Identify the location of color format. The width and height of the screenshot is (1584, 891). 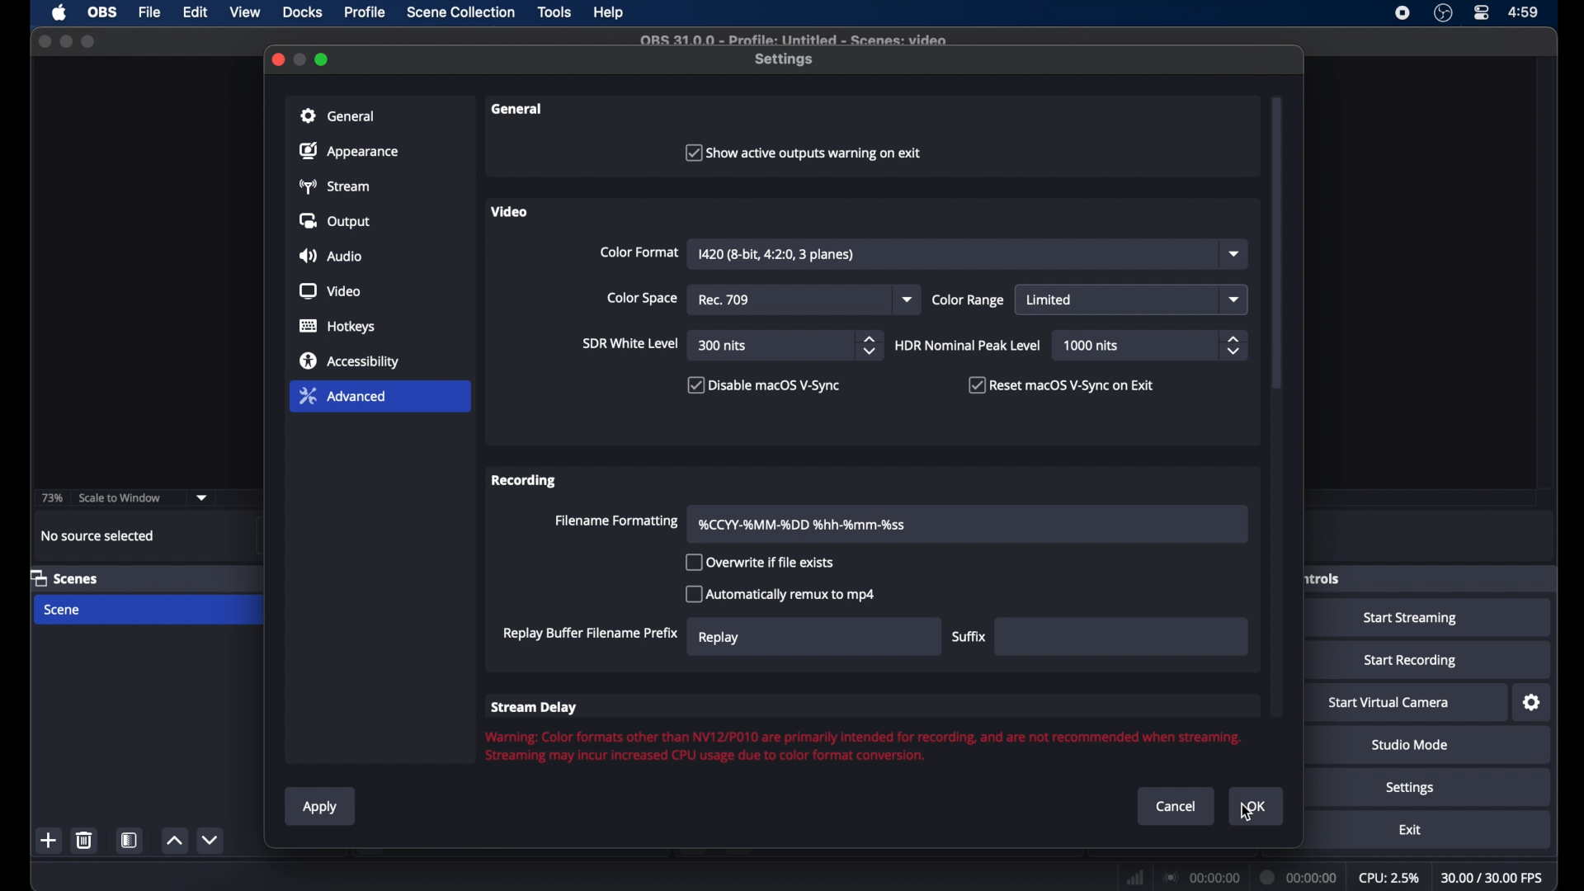
(638, 252).